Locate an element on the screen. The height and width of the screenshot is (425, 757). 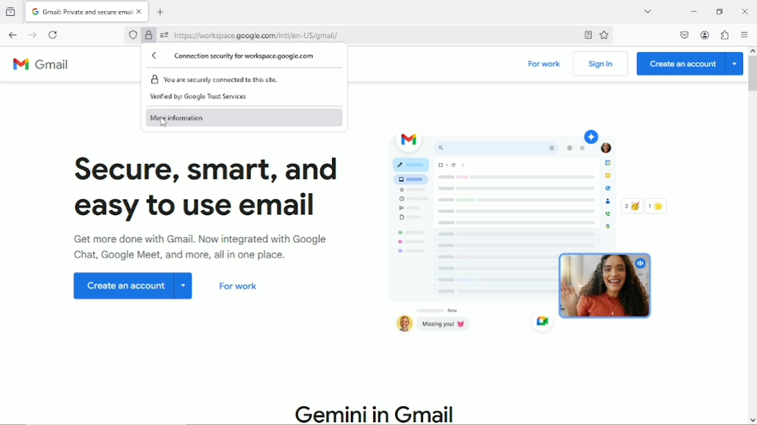
Close is located at coordinates (744, 10).